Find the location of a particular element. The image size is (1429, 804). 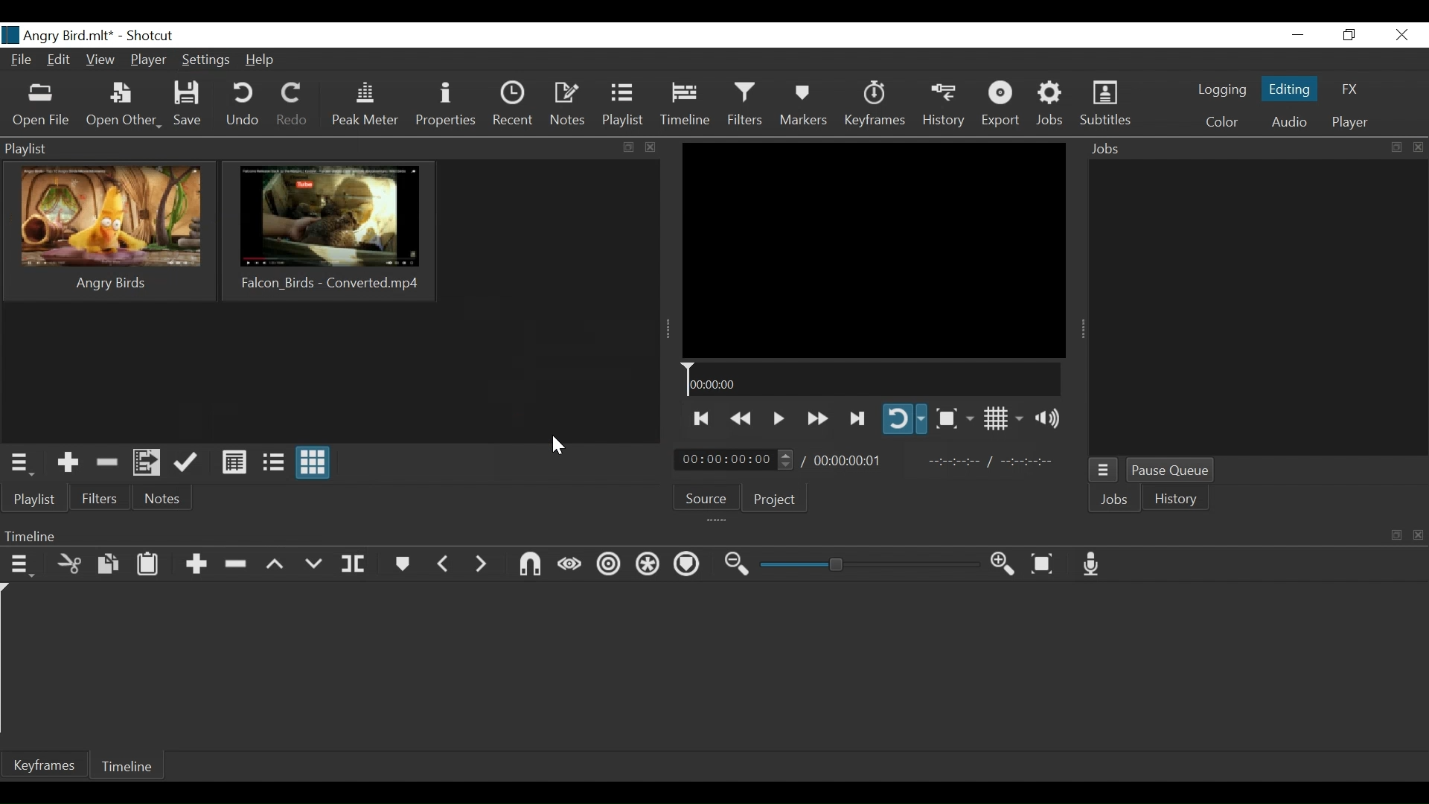

Player is located at coordinates (1350, 123).